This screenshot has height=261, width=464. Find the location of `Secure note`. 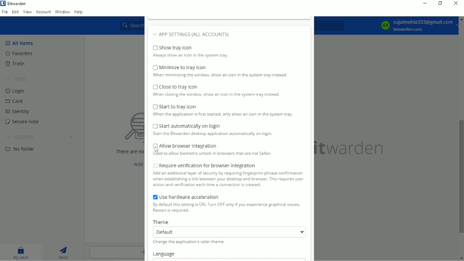

Secure note is located at coordinates (23, 122).